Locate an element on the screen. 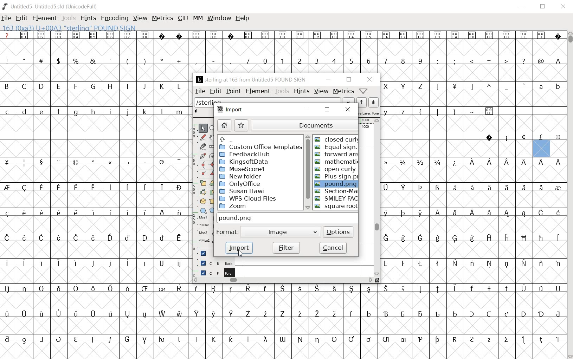 Image resolution: width=573 pixels, height=359 pixels. Symbol is located at coordinates (127, 289).